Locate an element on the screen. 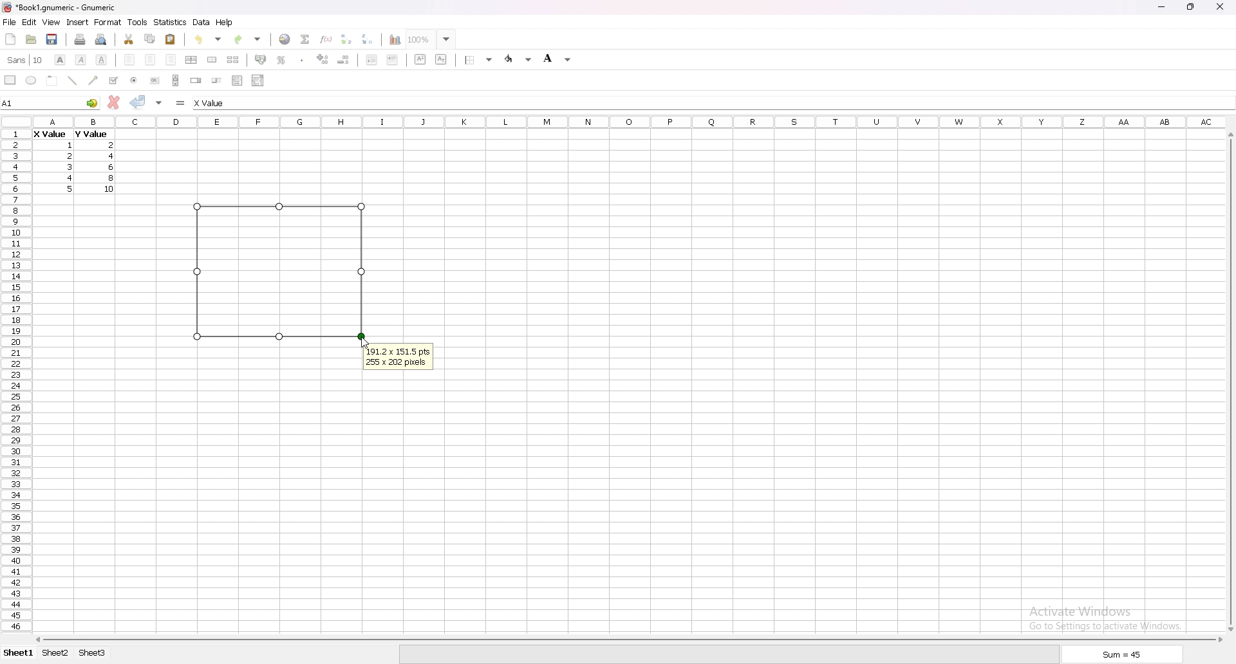 The width and height of the screenshot is (1236, 664). split merged cells is located at coordinates (232, 60).